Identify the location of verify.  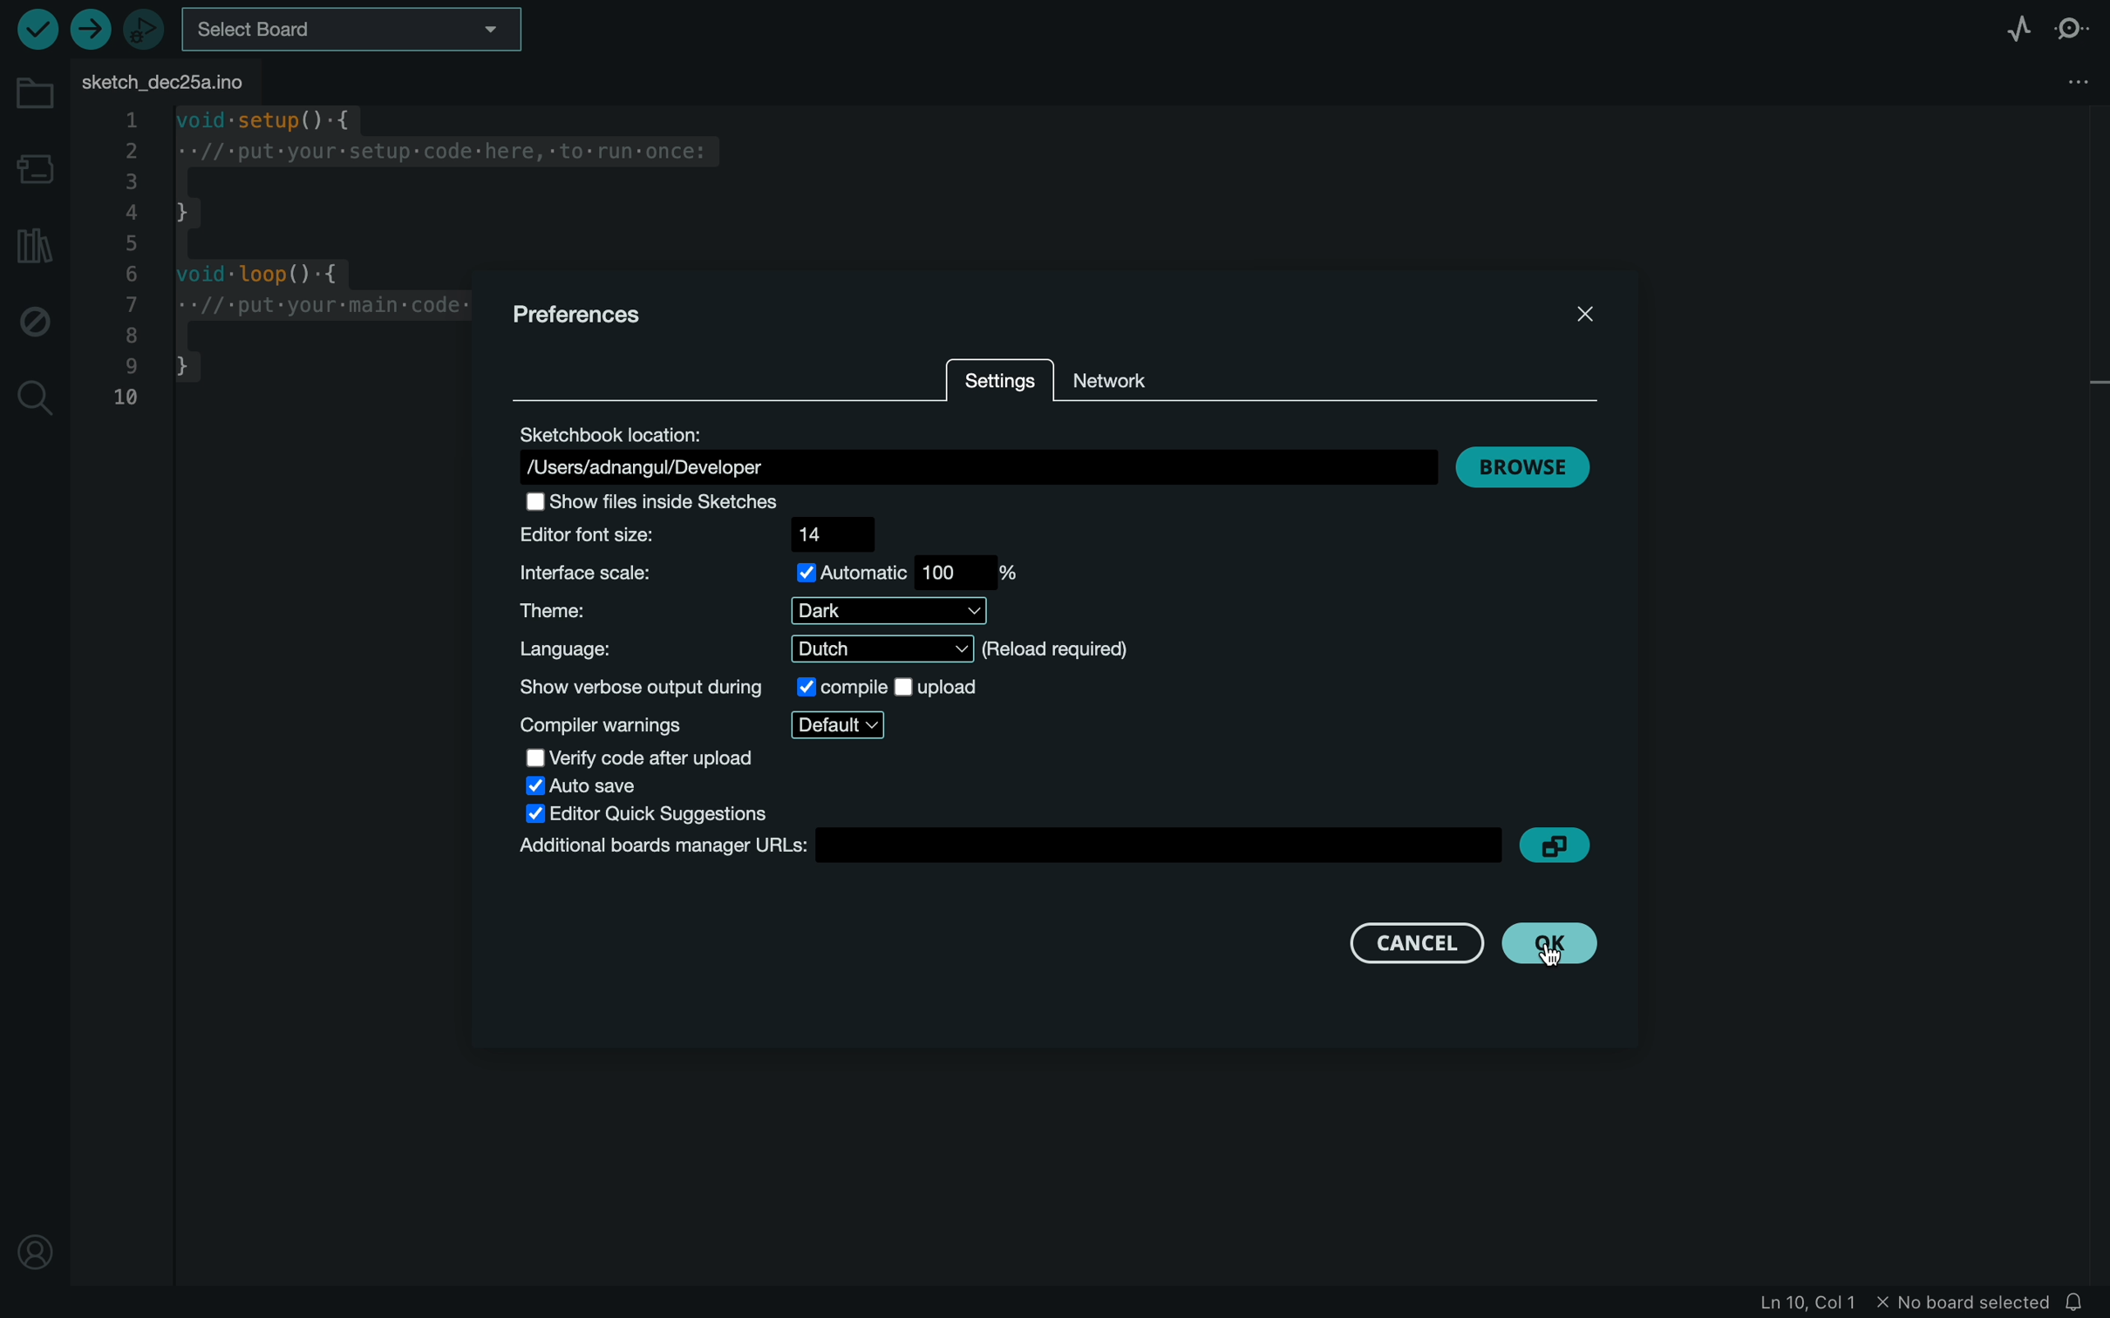
(37, 29).